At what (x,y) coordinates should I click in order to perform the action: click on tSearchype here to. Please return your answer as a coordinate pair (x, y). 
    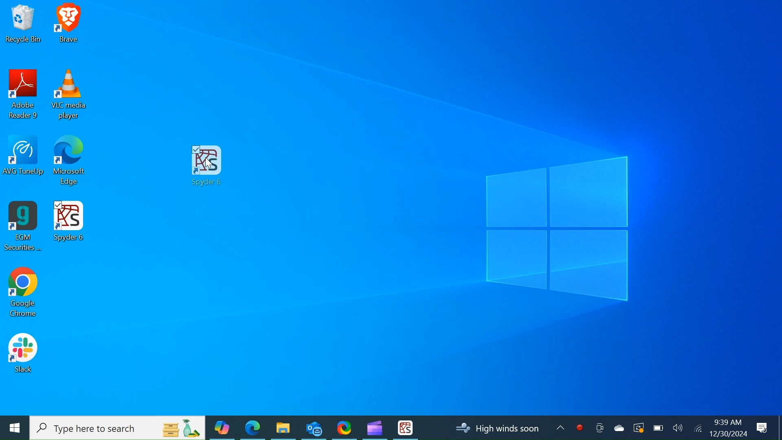
    Looking at the image, I should click on (118, 428).